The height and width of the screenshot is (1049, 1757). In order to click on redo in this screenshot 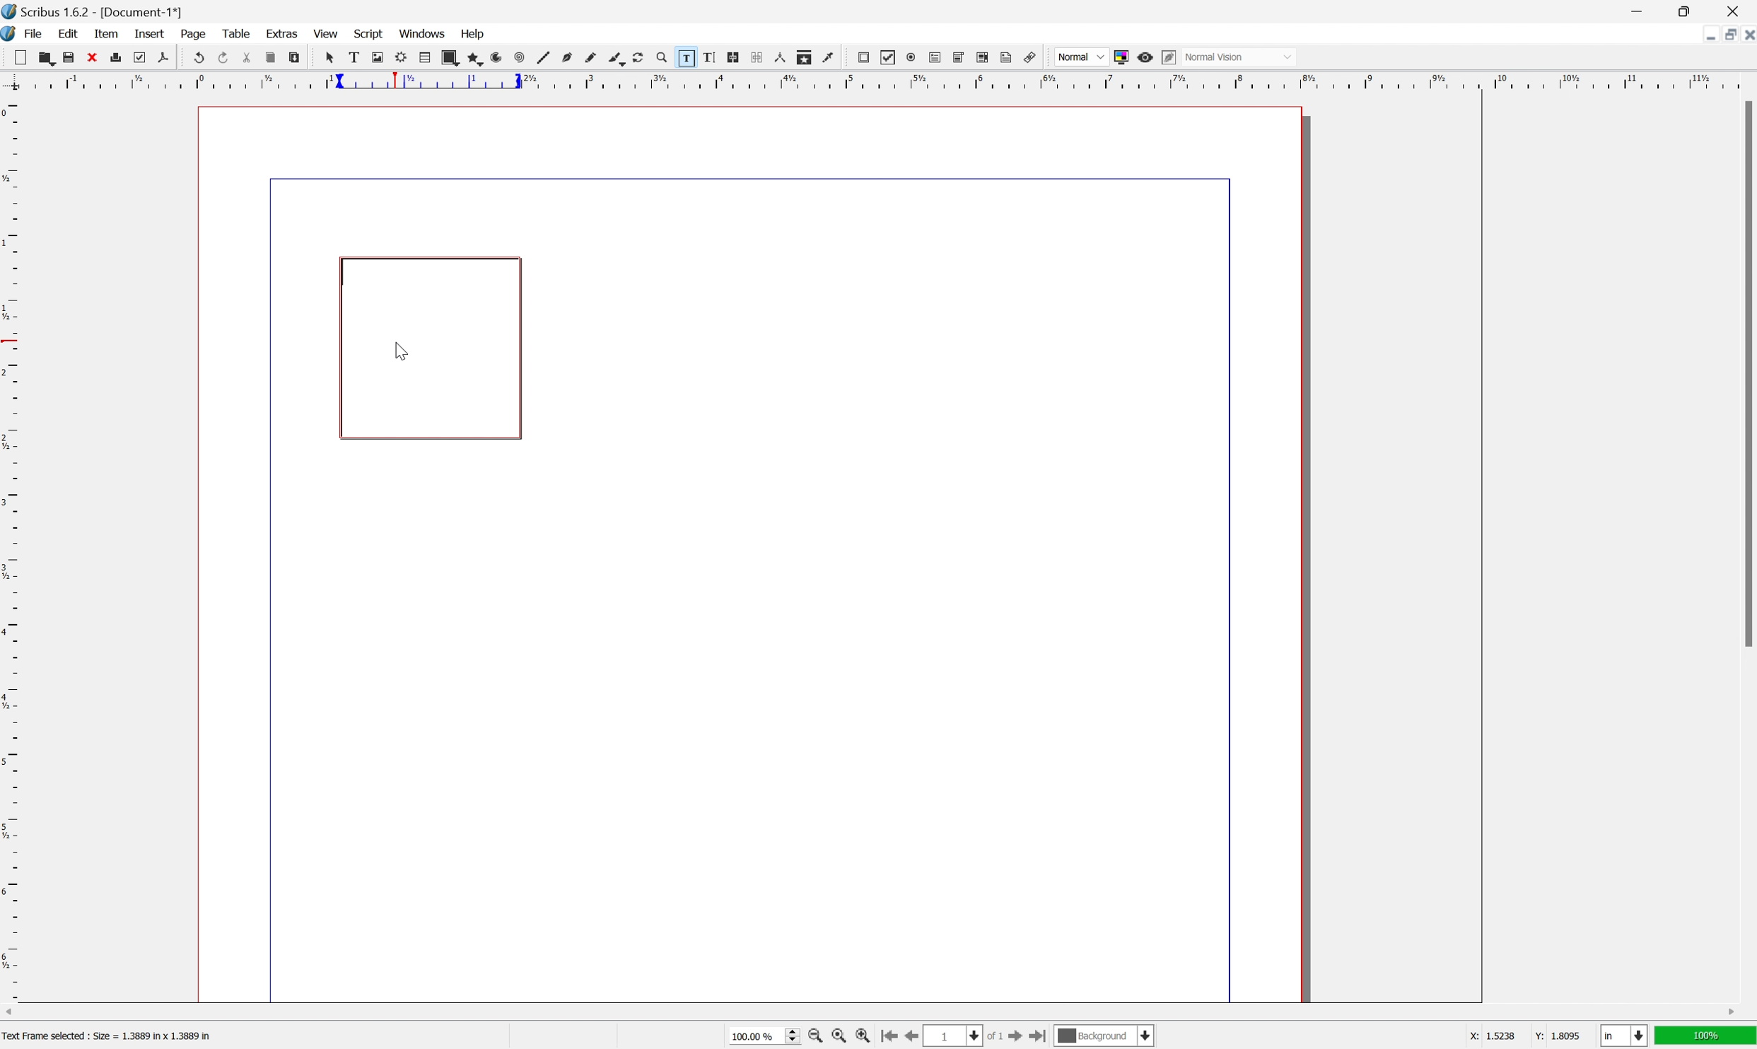, I will do `click(223, 56)`.